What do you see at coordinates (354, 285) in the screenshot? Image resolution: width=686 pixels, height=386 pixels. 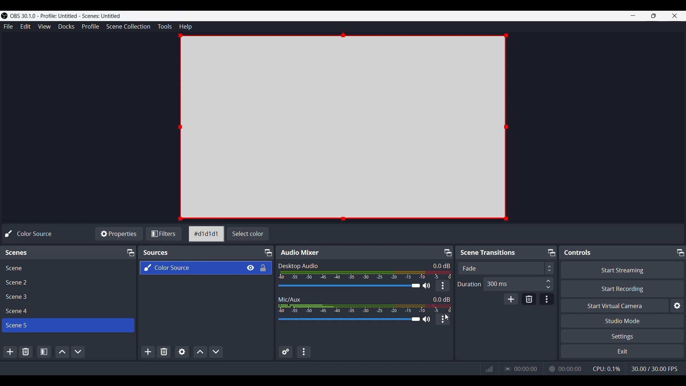 I see `Volume Adjuster` at bounding box center [354, 285].